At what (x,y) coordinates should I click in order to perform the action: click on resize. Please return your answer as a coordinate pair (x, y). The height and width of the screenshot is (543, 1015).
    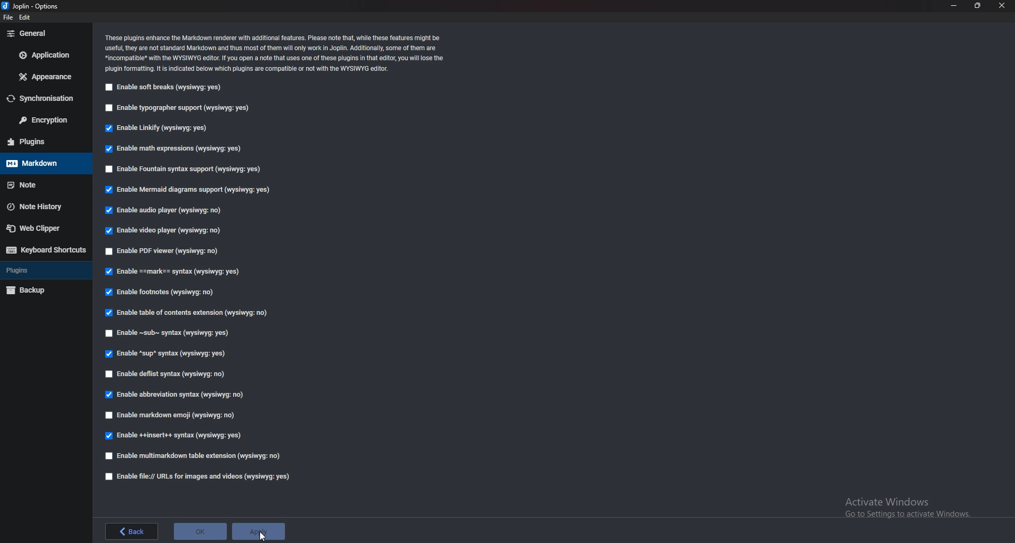
    Looking at the image, I should click on (977, 6).